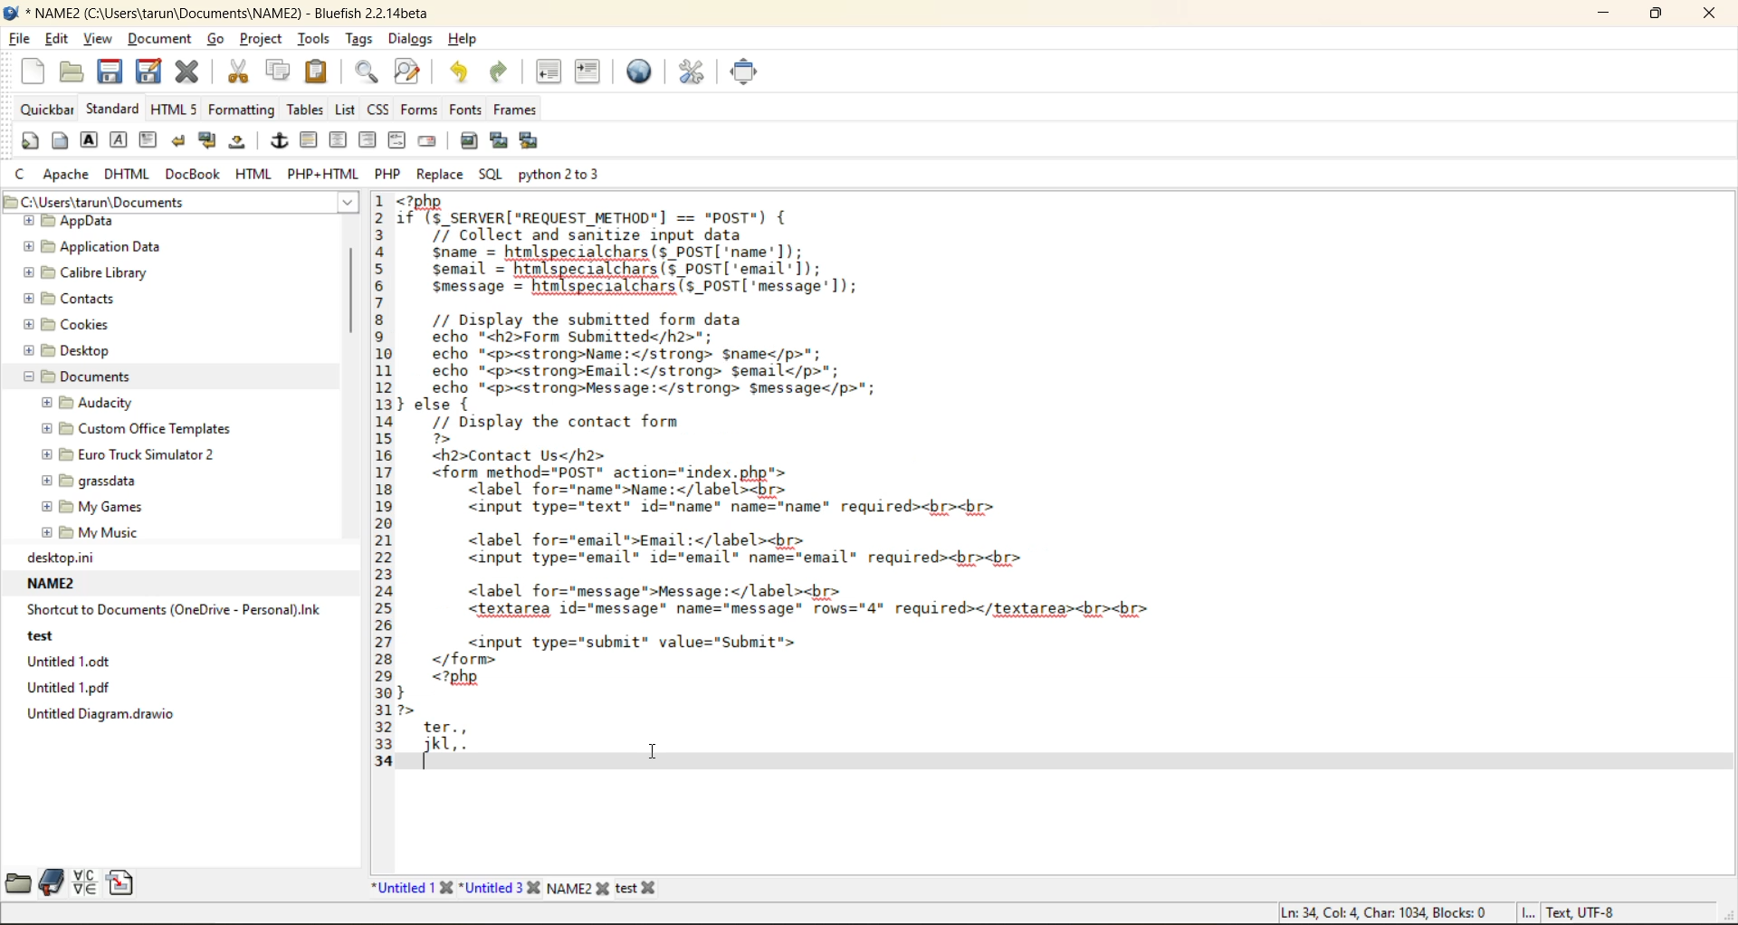  What do you see at coordinates (384, 482) in the screenshot?
I see `line numberss` at bounding box center [384, 482].